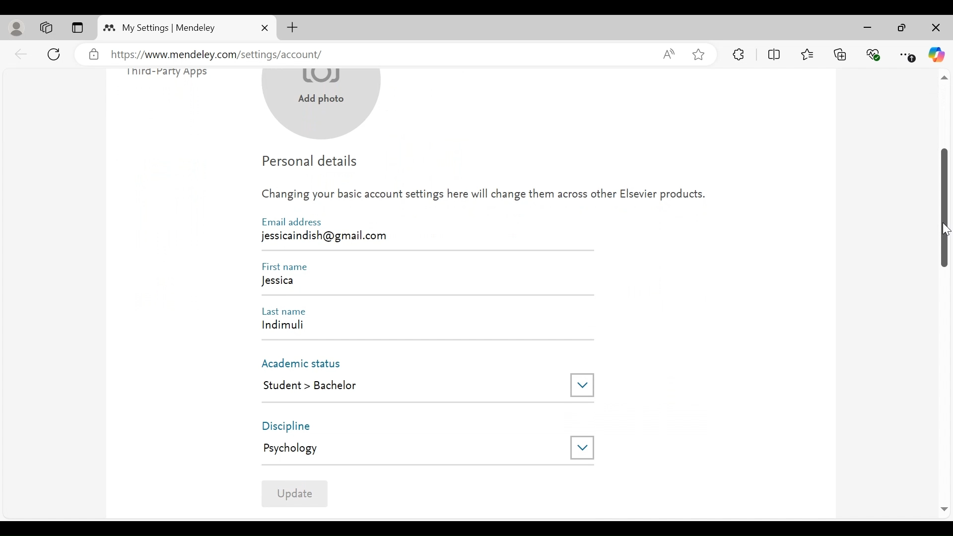 The image size is (953, 536). What do you see at coordinates (937, 55) in the screenshot?
I see `Copilot` at bounding box center [937, 55].